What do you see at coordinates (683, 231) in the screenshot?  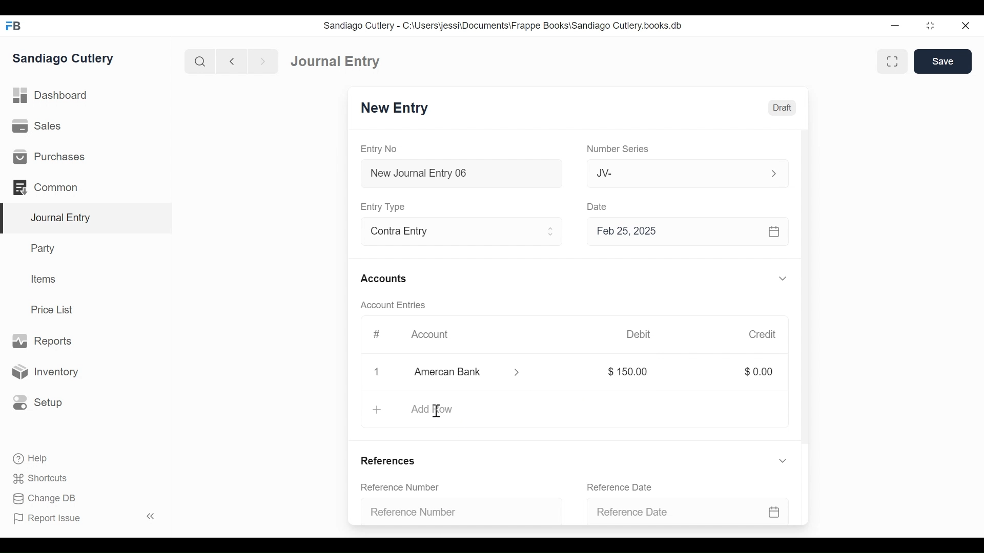 I see `Feb 25, 2025` at bounding box center [683, 231].